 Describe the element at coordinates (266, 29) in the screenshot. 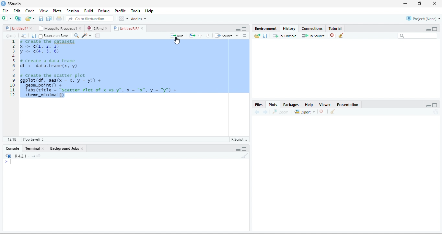

I see `Environment` at that location.